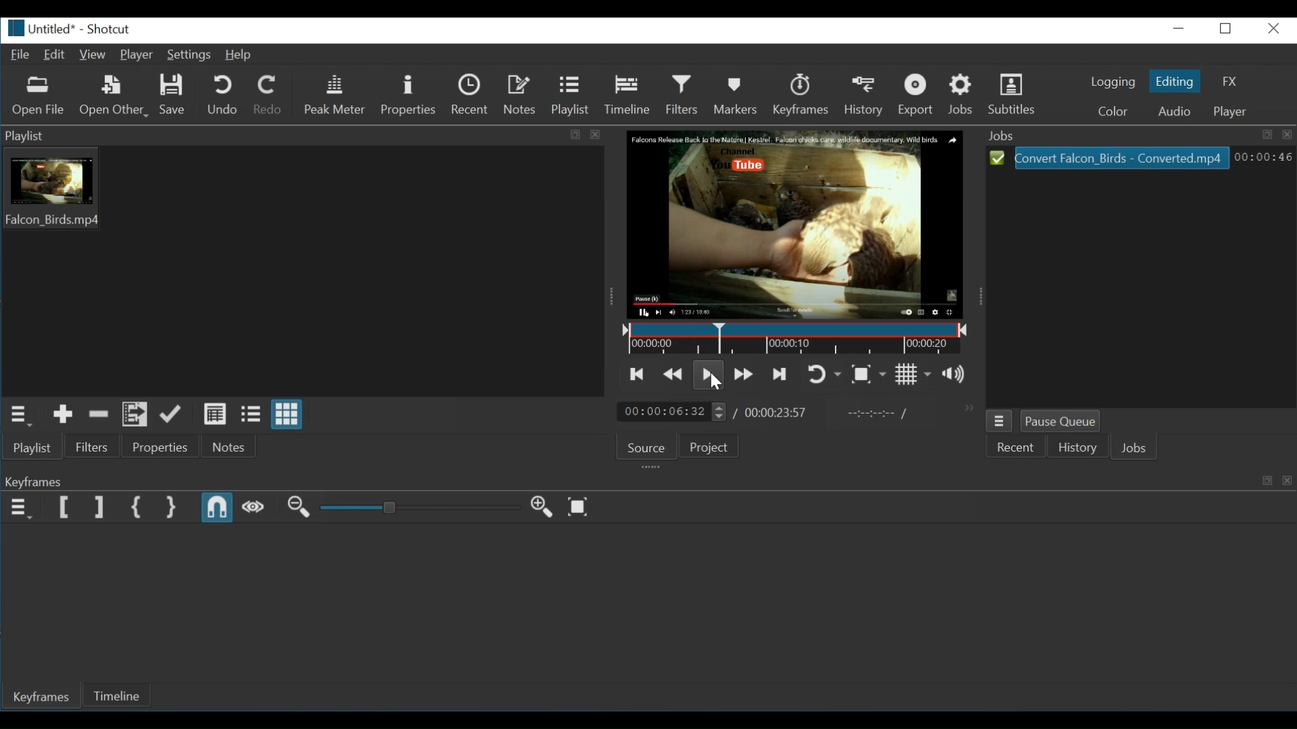  I want to click on Zoom keyframe to fit, so click(577, 506).